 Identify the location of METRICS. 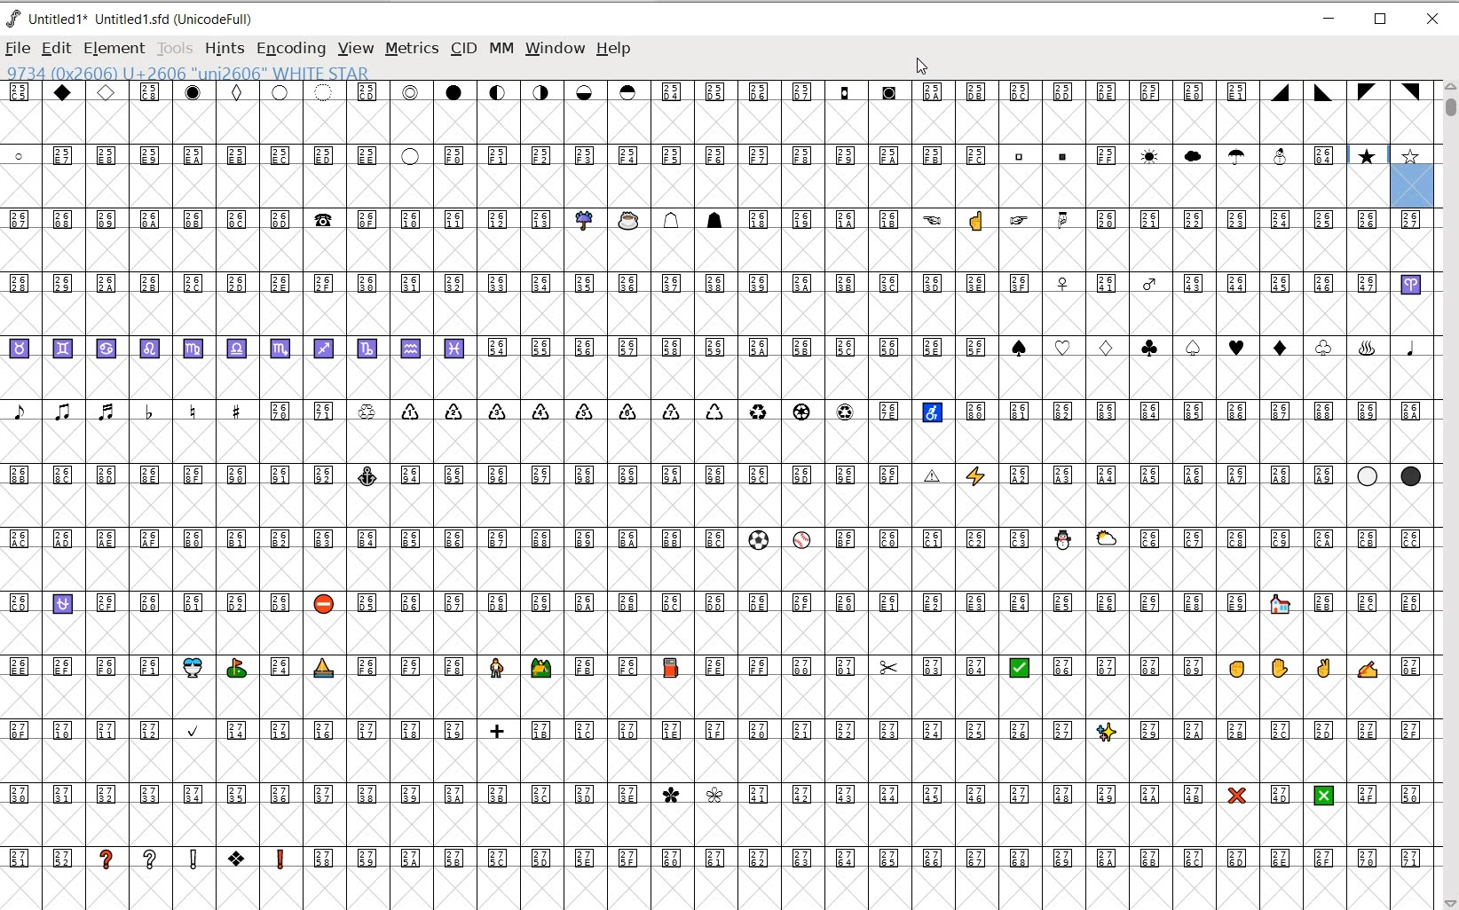
(411, 48).